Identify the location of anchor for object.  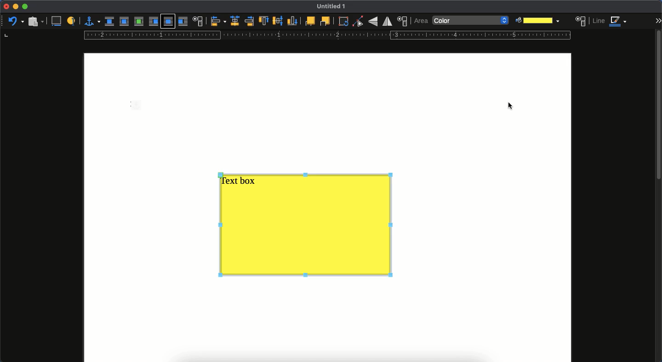
(92, 21).